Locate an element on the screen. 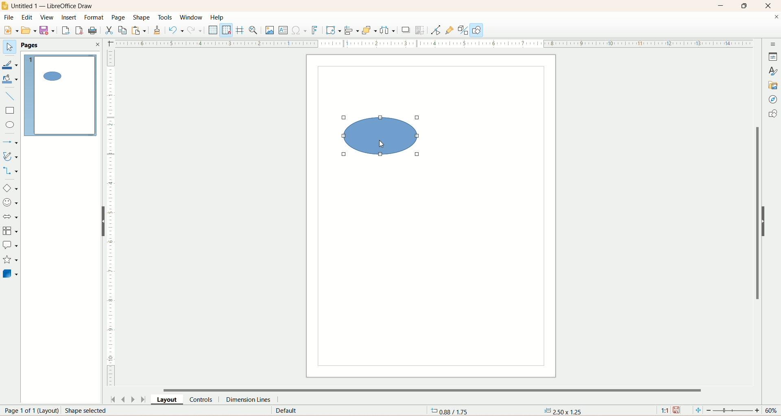 The width and height of the screenshot is (781, 416). page number is located at coordinates (55, 409).